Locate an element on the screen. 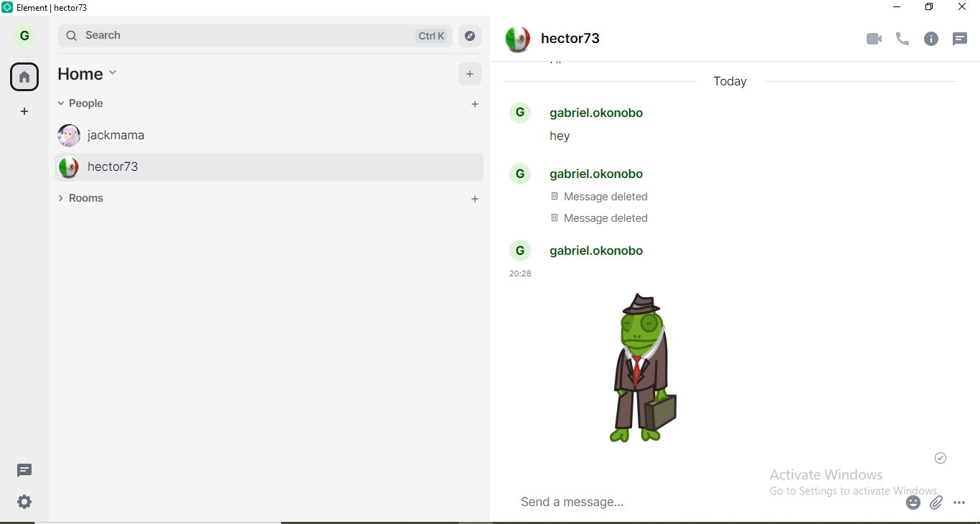  add people is located at coordinates (475, 106).